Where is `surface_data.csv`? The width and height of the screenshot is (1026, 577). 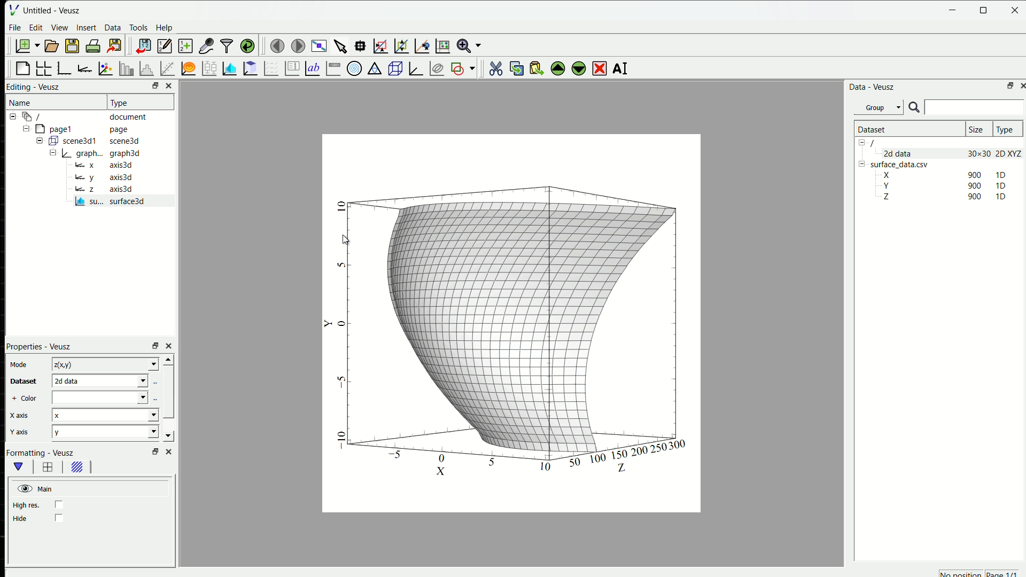 surface_data.csv is located at coordinates (900, 165).